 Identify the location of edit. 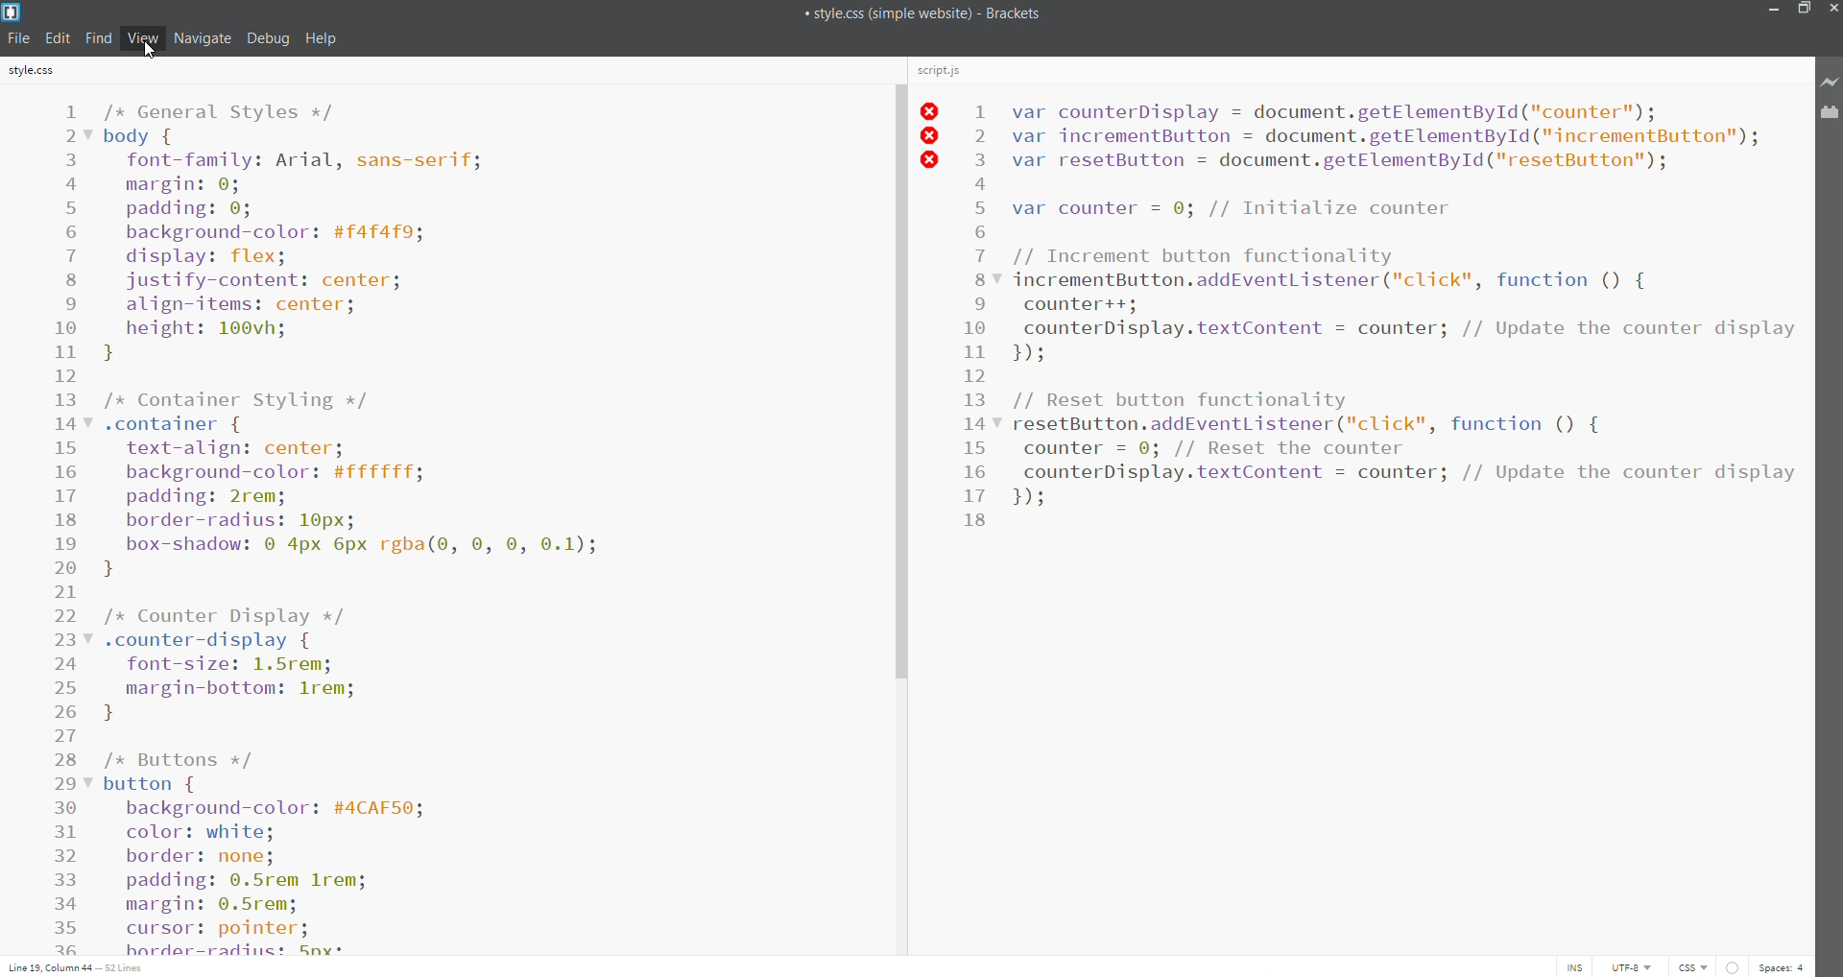
(58, 36).